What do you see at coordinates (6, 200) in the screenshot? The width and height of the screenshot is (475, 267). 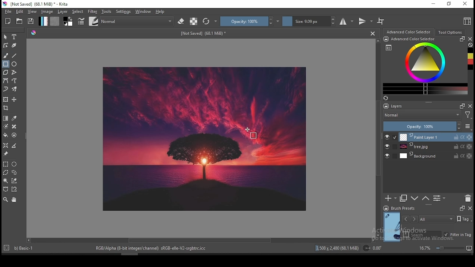 I see `zoom tool` at bounding box center [6, 200].